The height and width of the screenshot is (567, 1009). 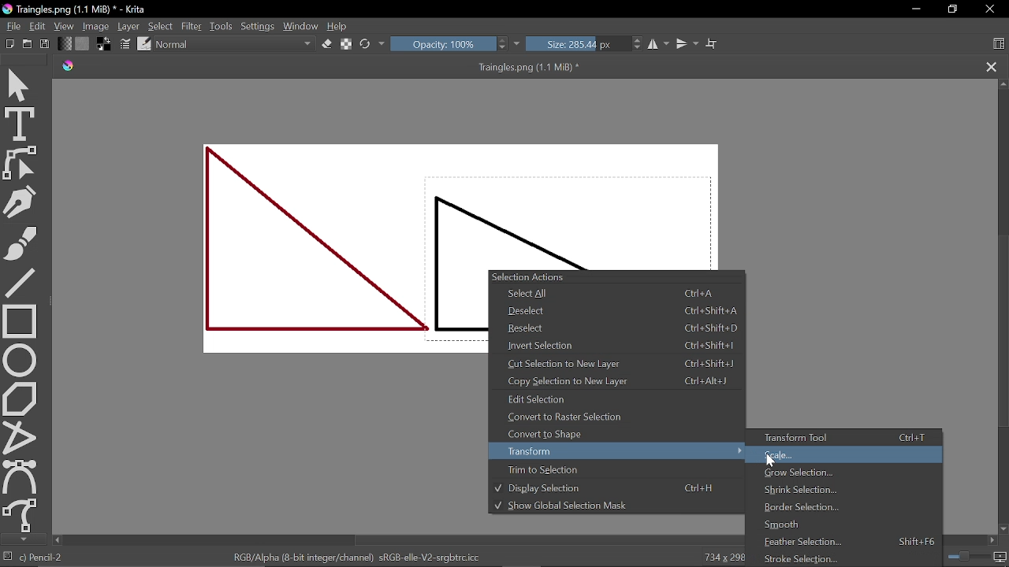 What do you see at coordinates (619, 345) in the screenshot?
I see `Invert selection` at bounding box center [619, 345].